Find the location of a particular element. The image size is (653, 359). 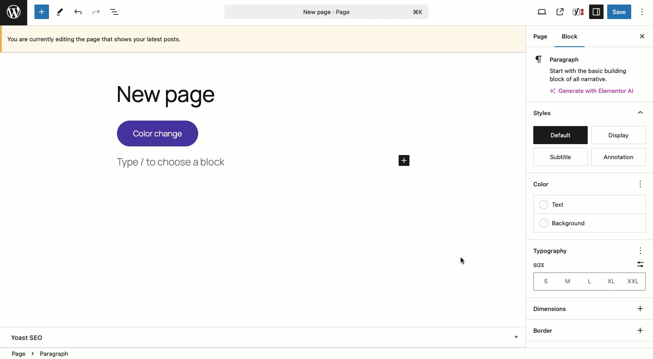

Size is located at coordinates (541, 265).